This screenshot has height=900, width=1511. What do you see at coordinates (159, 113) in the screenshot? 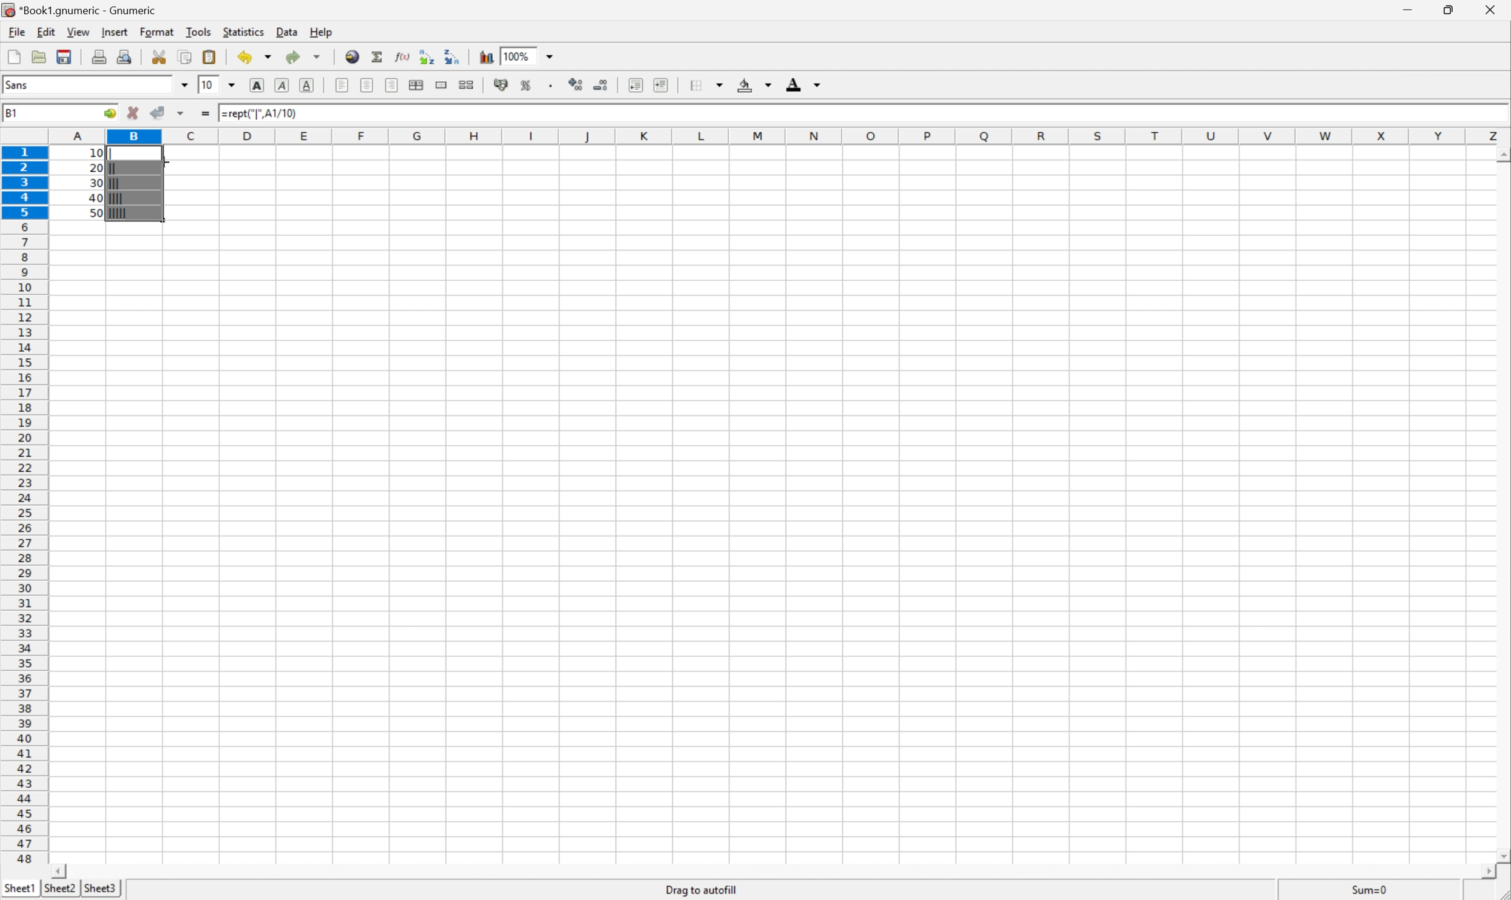
I see `Accept changes` at bounding box center [159, 113].